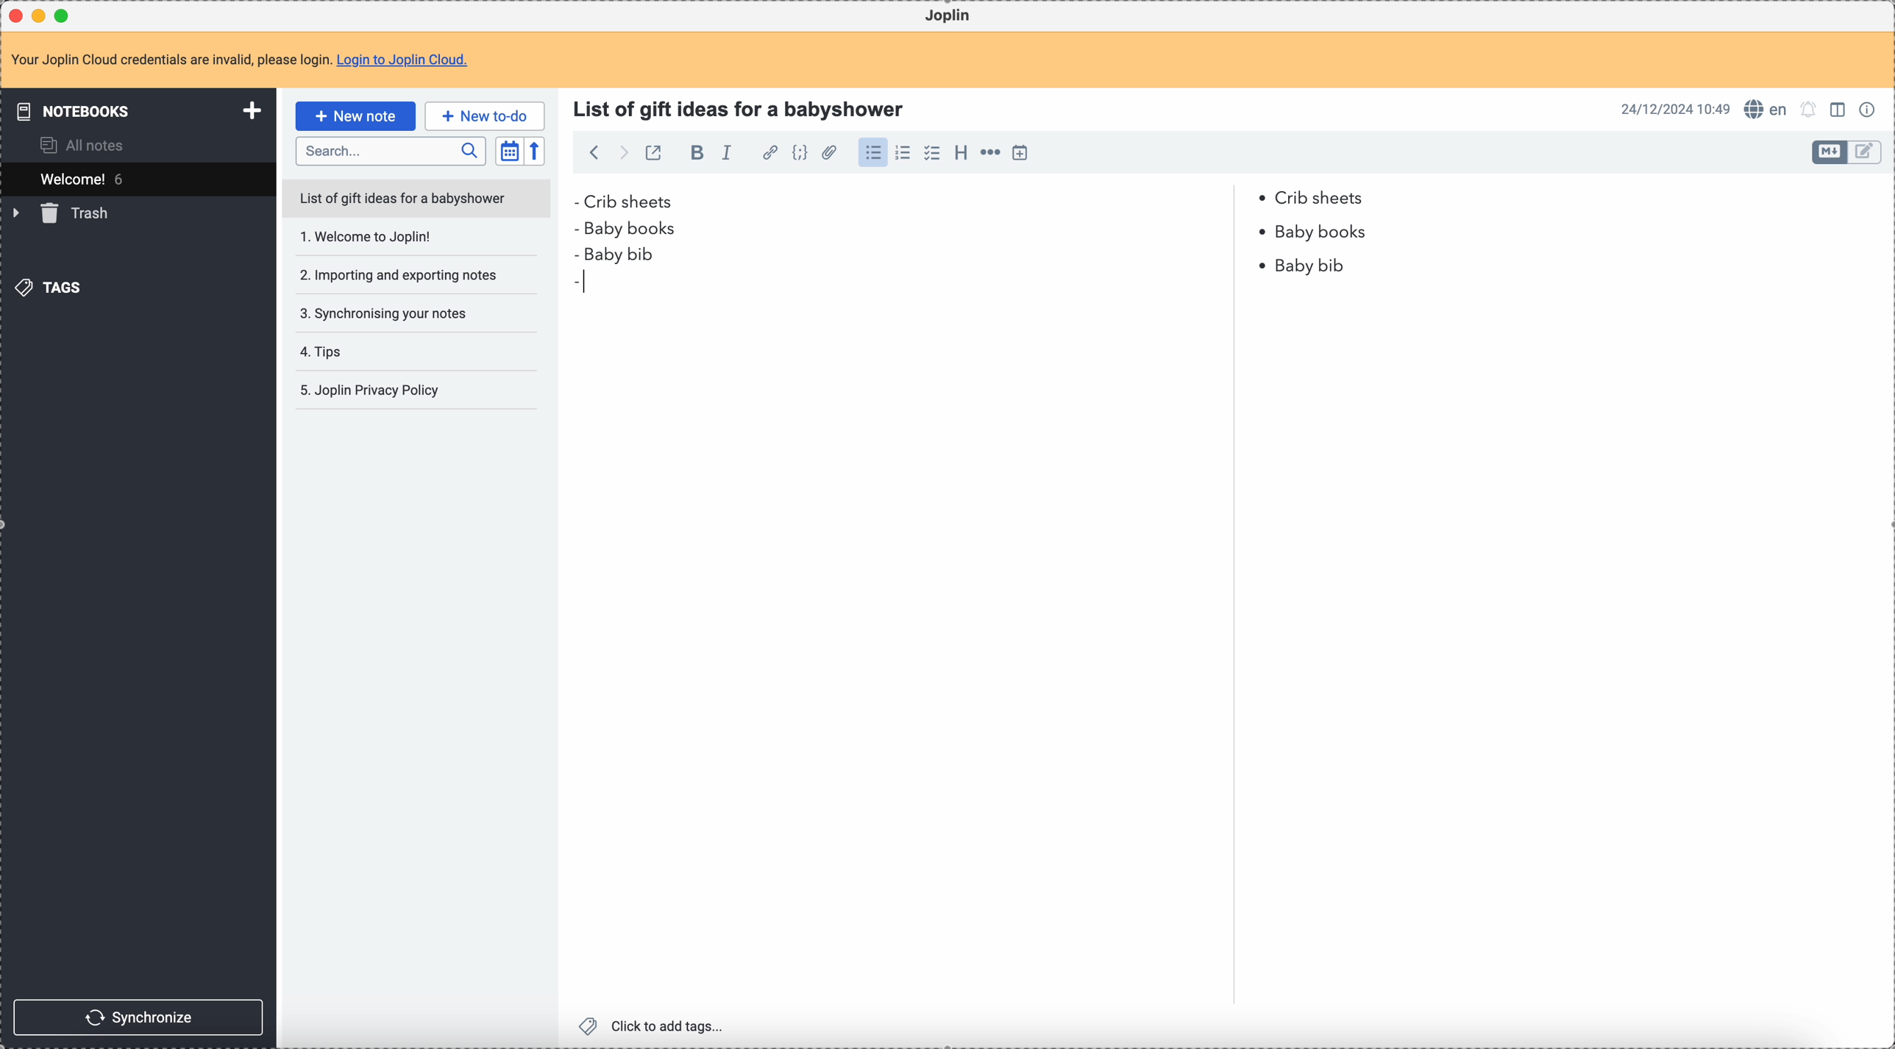  Describe the element at coordinates (355, 116) in the screenshot. I see `click on new note` at that location.